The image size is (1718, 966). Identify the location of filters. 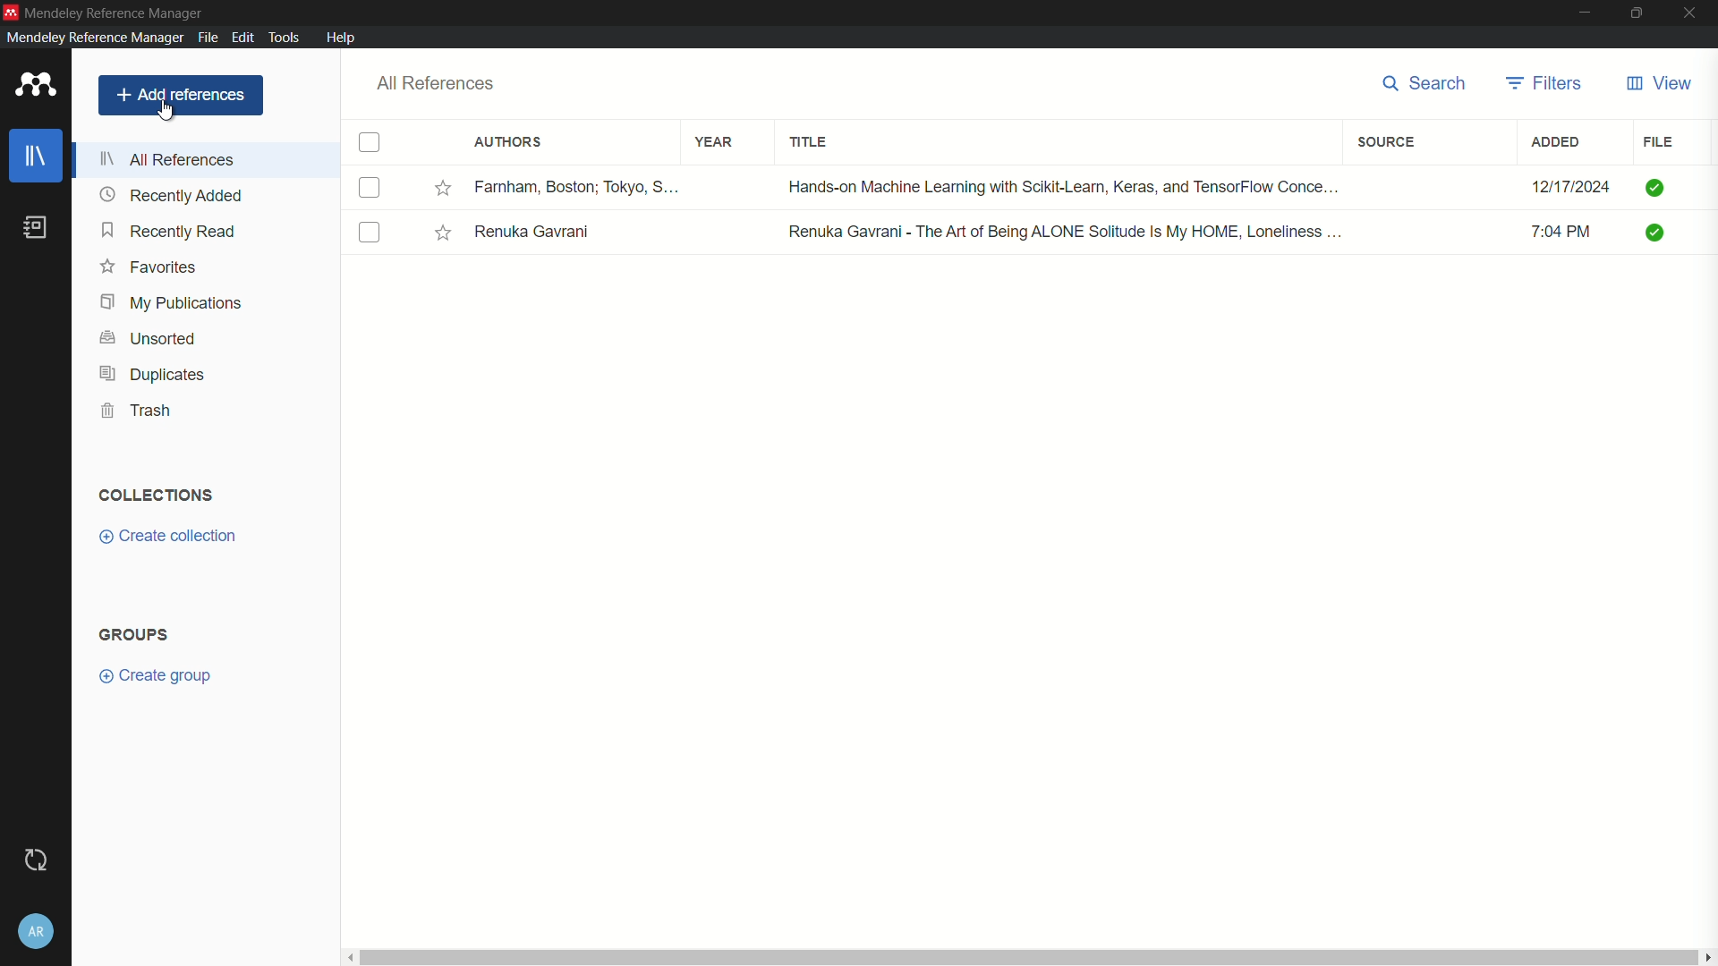
(1545, 84).